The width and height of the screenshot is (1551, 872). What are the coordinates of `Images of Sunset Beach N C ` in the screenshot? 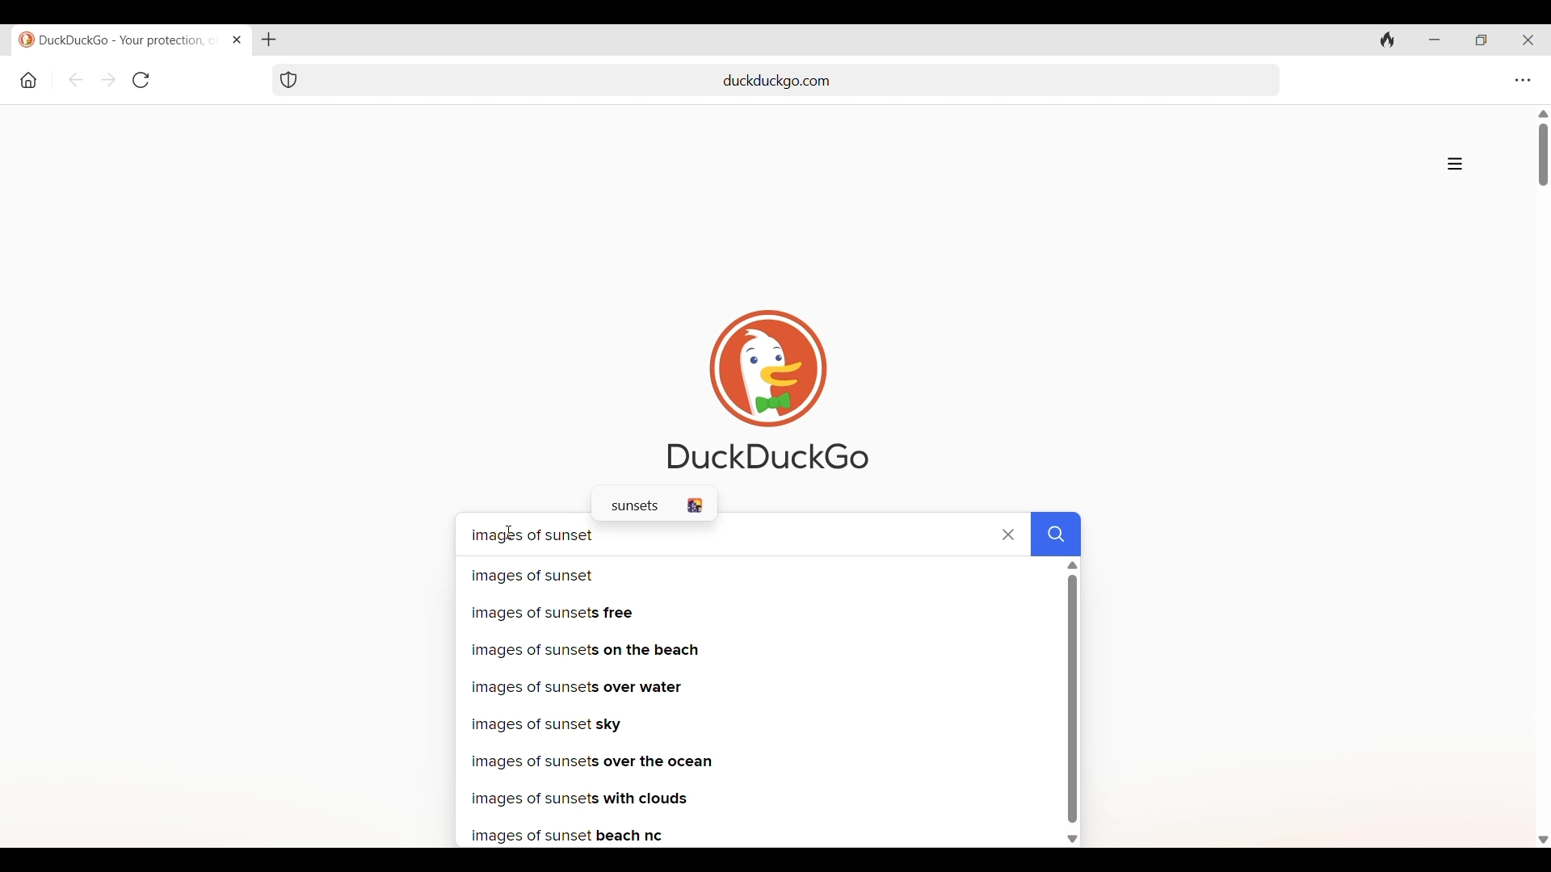 It's located at (754, 837).